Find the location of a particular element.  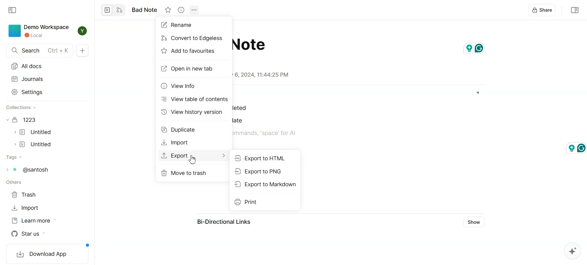

Star us is located at coordinates (28, 234).